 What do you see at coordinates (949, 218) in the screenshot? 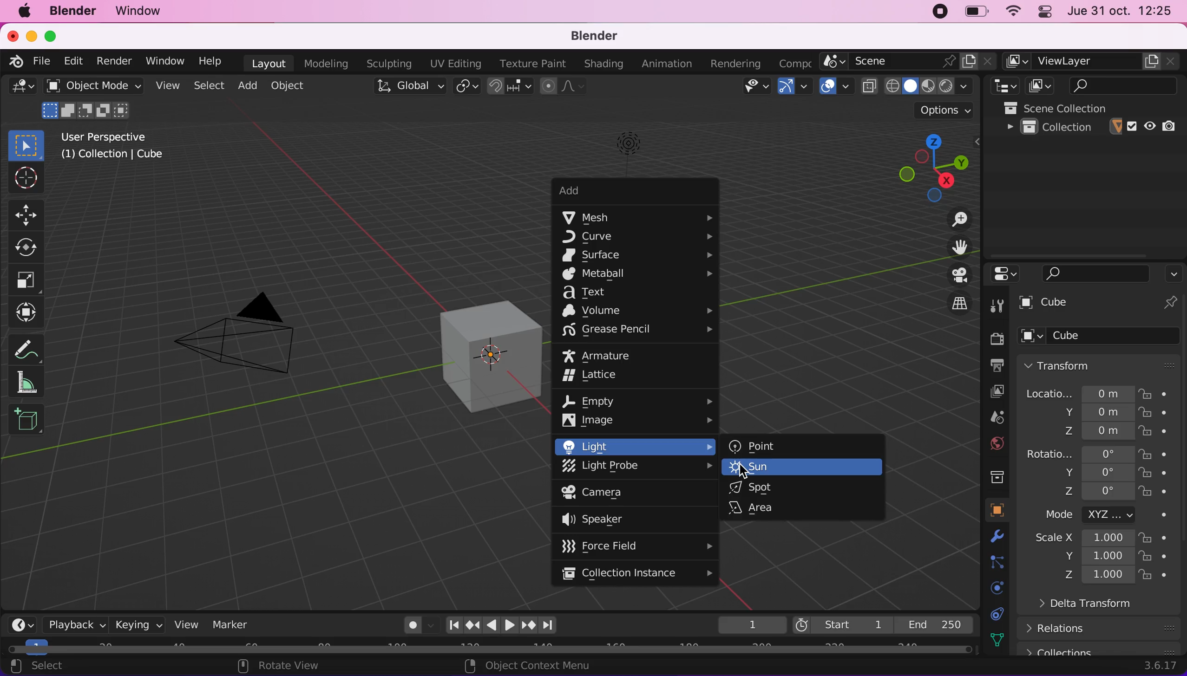
I see `zoom in/out` at bounding box center [949, 218].